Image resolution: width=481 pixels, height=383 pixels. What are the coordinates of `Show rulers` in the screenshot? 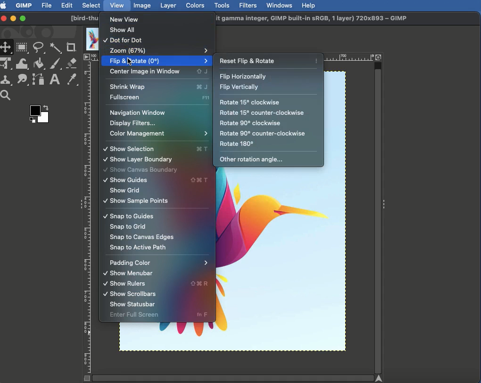 It's located at (134, 285).